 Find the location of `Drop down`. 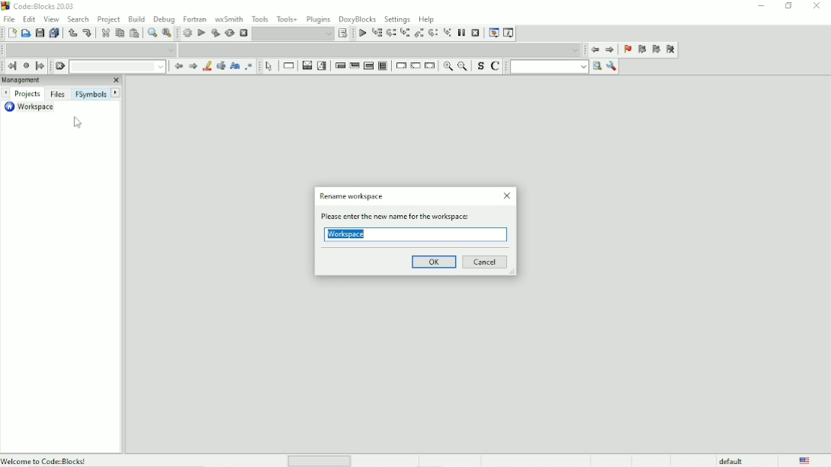

Drop down is located at coordinates (91, 49).